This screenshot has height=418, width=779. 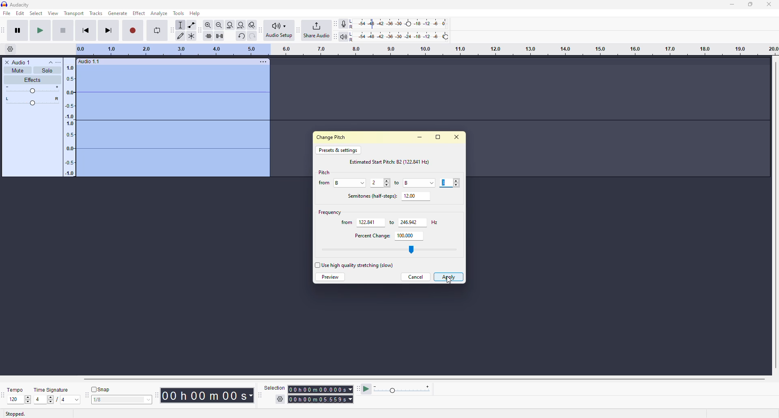 I want to click on effect, so click(x=140, y=13).